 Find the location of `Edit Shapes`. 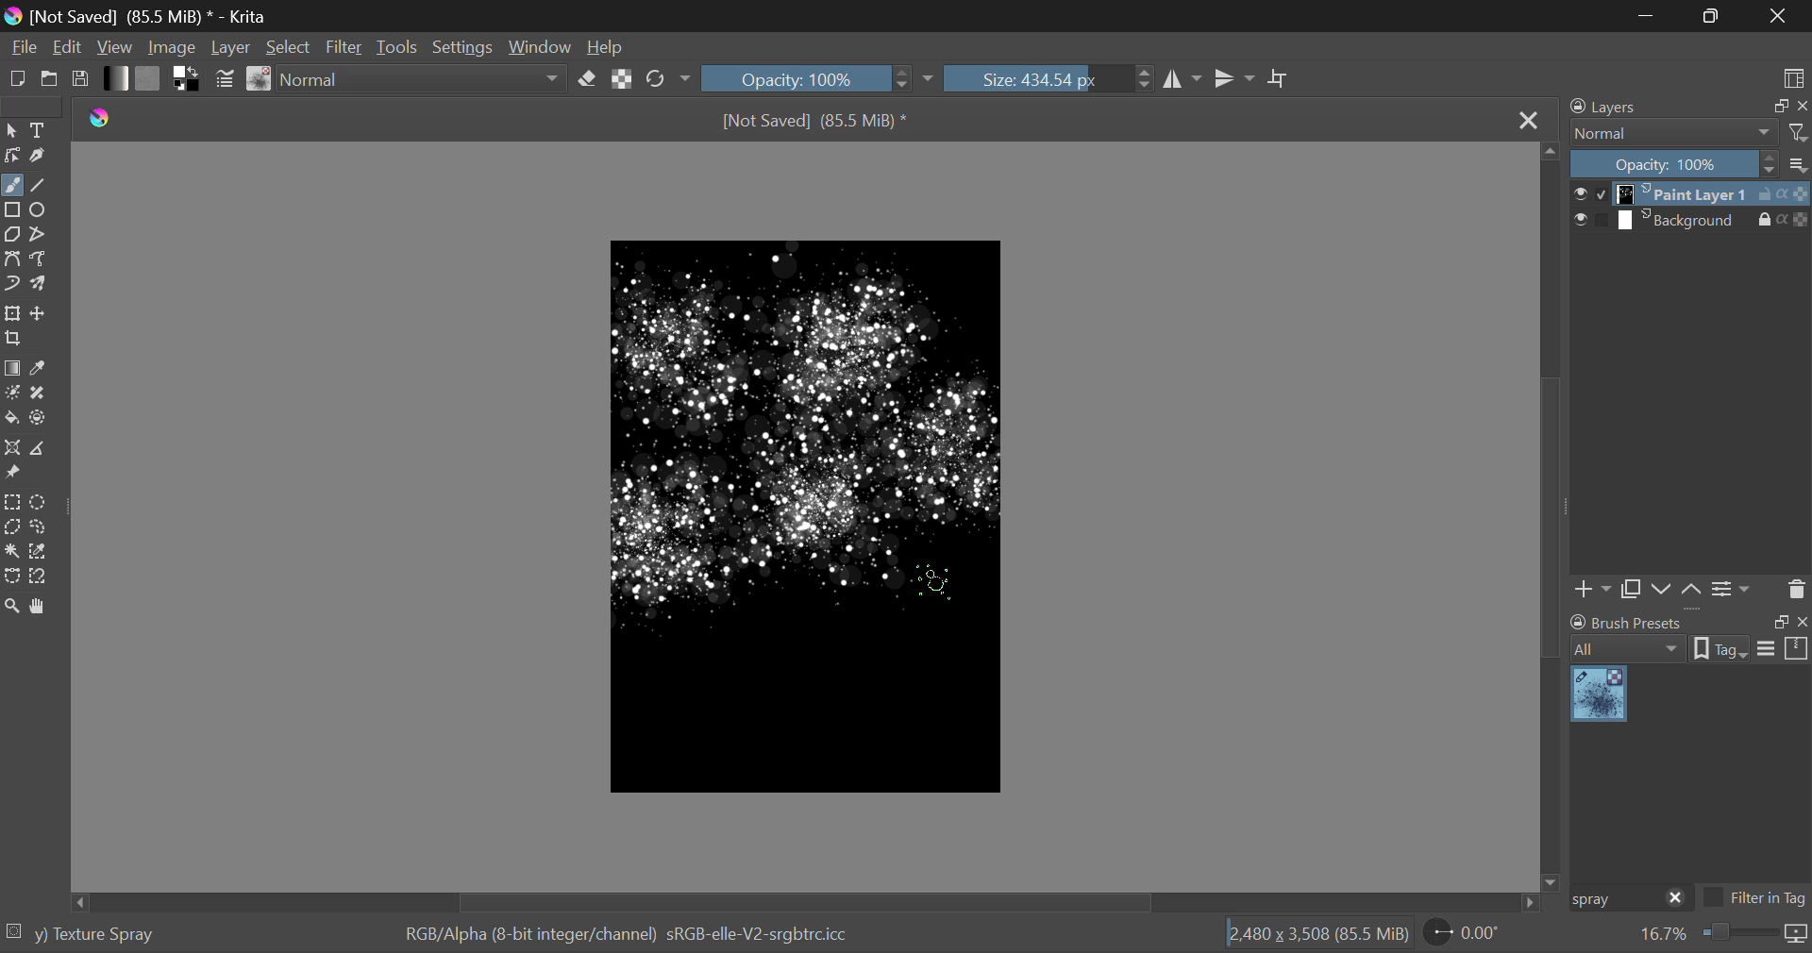

Edit Shapes is located at coordinates (13, 156).